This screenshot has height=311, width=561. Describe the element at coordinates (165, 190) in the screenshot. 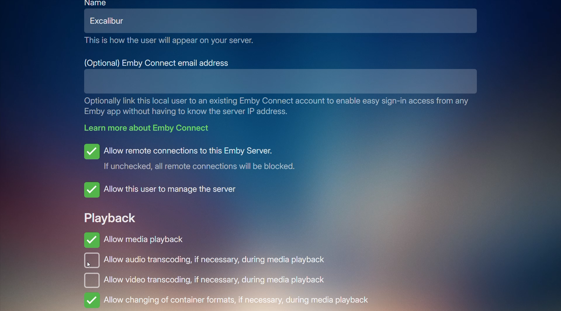

I see `Allow this user to manage the server` at that location.